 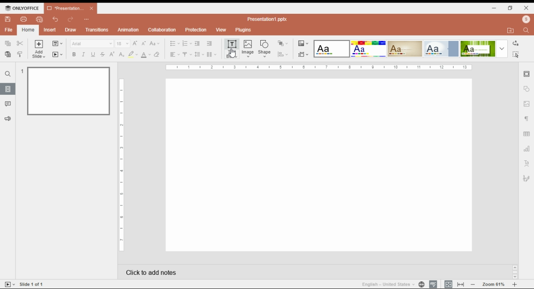 What do you see at coordinates (8, 89) in the screenshot?
I see `slide` at bounding box center [8, 89].